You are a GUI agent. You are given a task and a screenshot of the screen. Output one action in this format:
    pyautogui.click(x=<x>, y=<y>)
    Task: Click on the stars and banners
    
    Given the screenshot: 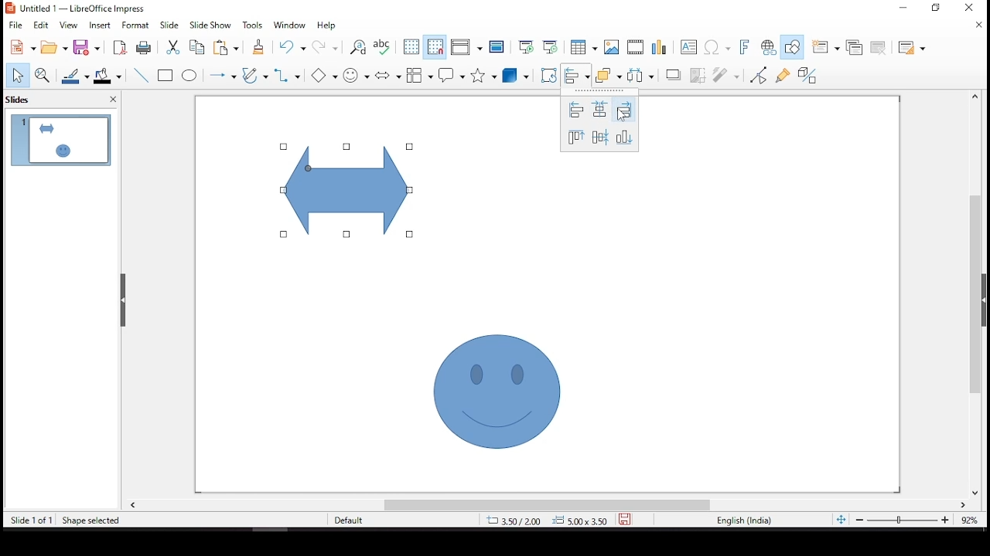 What is the action you would take?
    pyautogui.click(x=482, y=74)
    